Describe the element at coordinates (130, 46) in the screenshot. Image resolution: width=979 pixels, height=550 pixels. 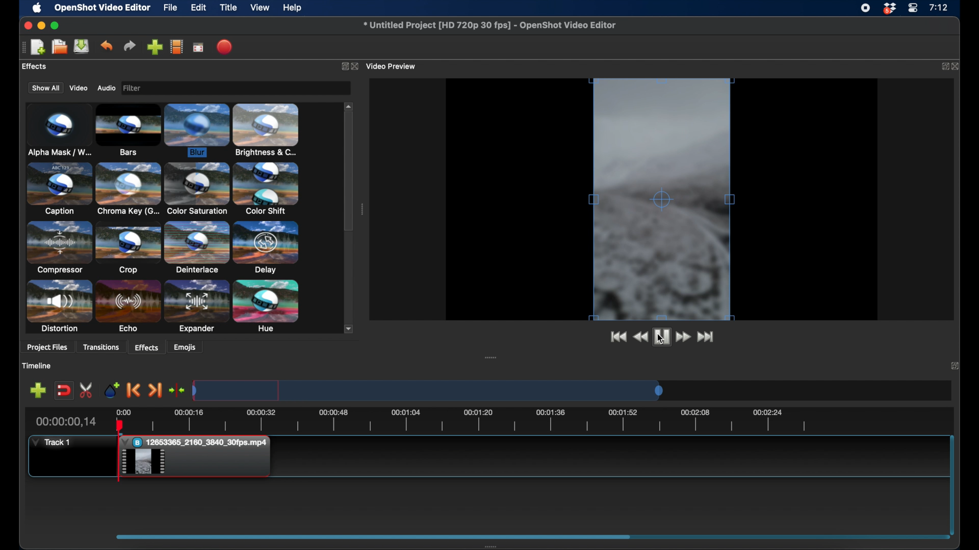
I see `redo` at that location.